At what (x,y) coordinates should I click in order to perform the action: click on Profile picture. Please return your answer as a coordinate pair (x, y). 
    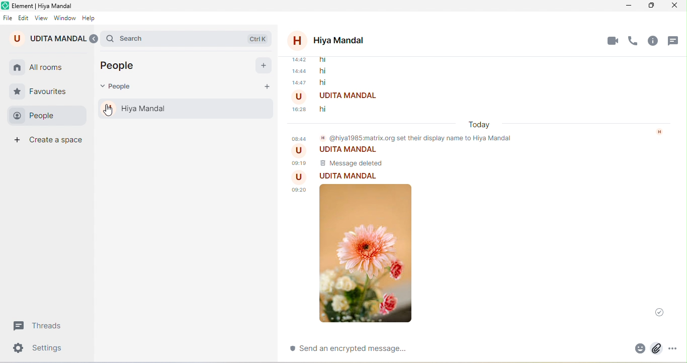
    Looking at the image, I should click on (299, 98).